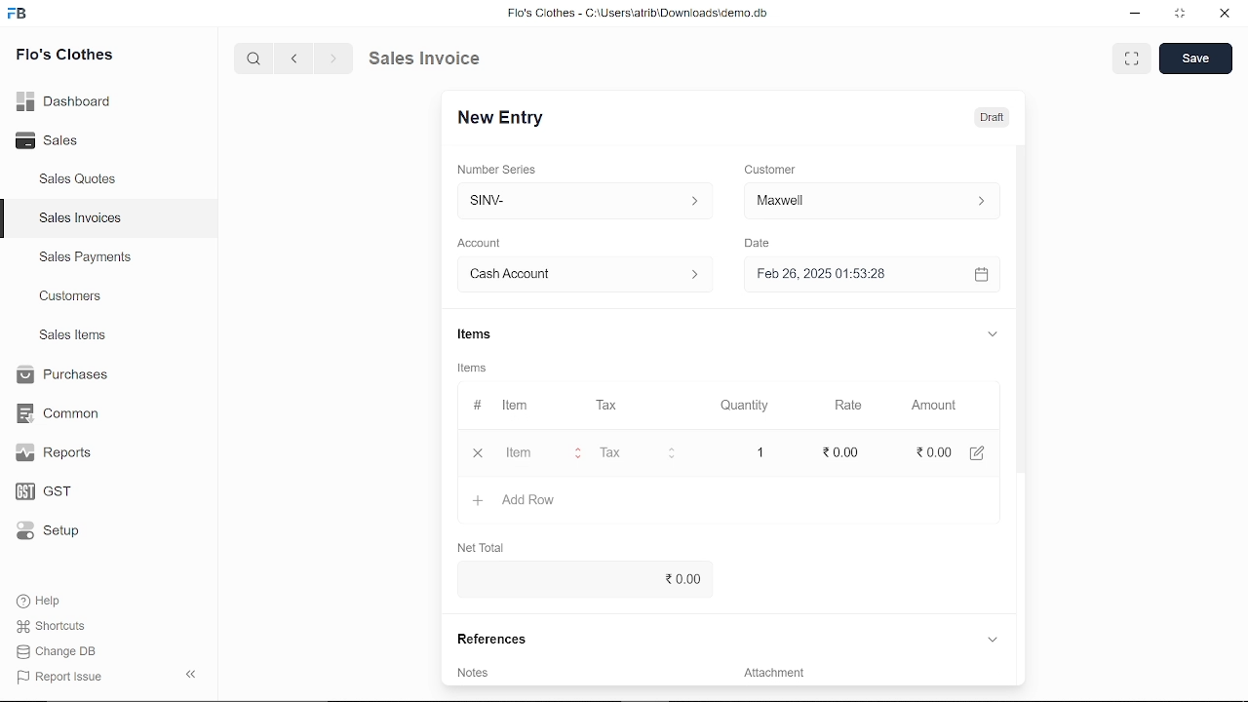  Describe the element at coordinates (740, 407) in the screenshot. I see `Quantity` at that location.